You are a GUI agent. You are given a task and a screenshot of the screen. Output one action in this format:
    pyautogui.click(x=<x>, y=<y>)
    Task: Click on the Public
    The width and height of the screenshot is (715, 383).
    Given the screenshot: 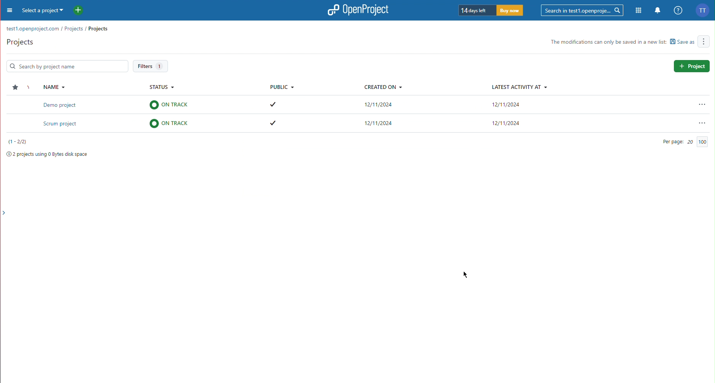 What is the action you would take?
    pyautogui.click(x=281, y=86)
    